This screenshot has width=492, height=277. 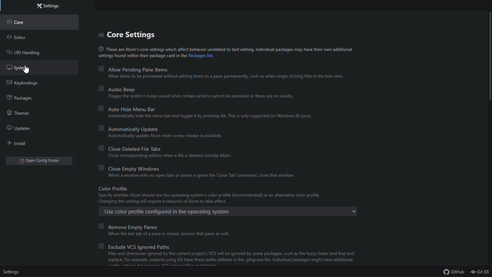 I want to click on Audio Beep, so click(x=118, y=89).